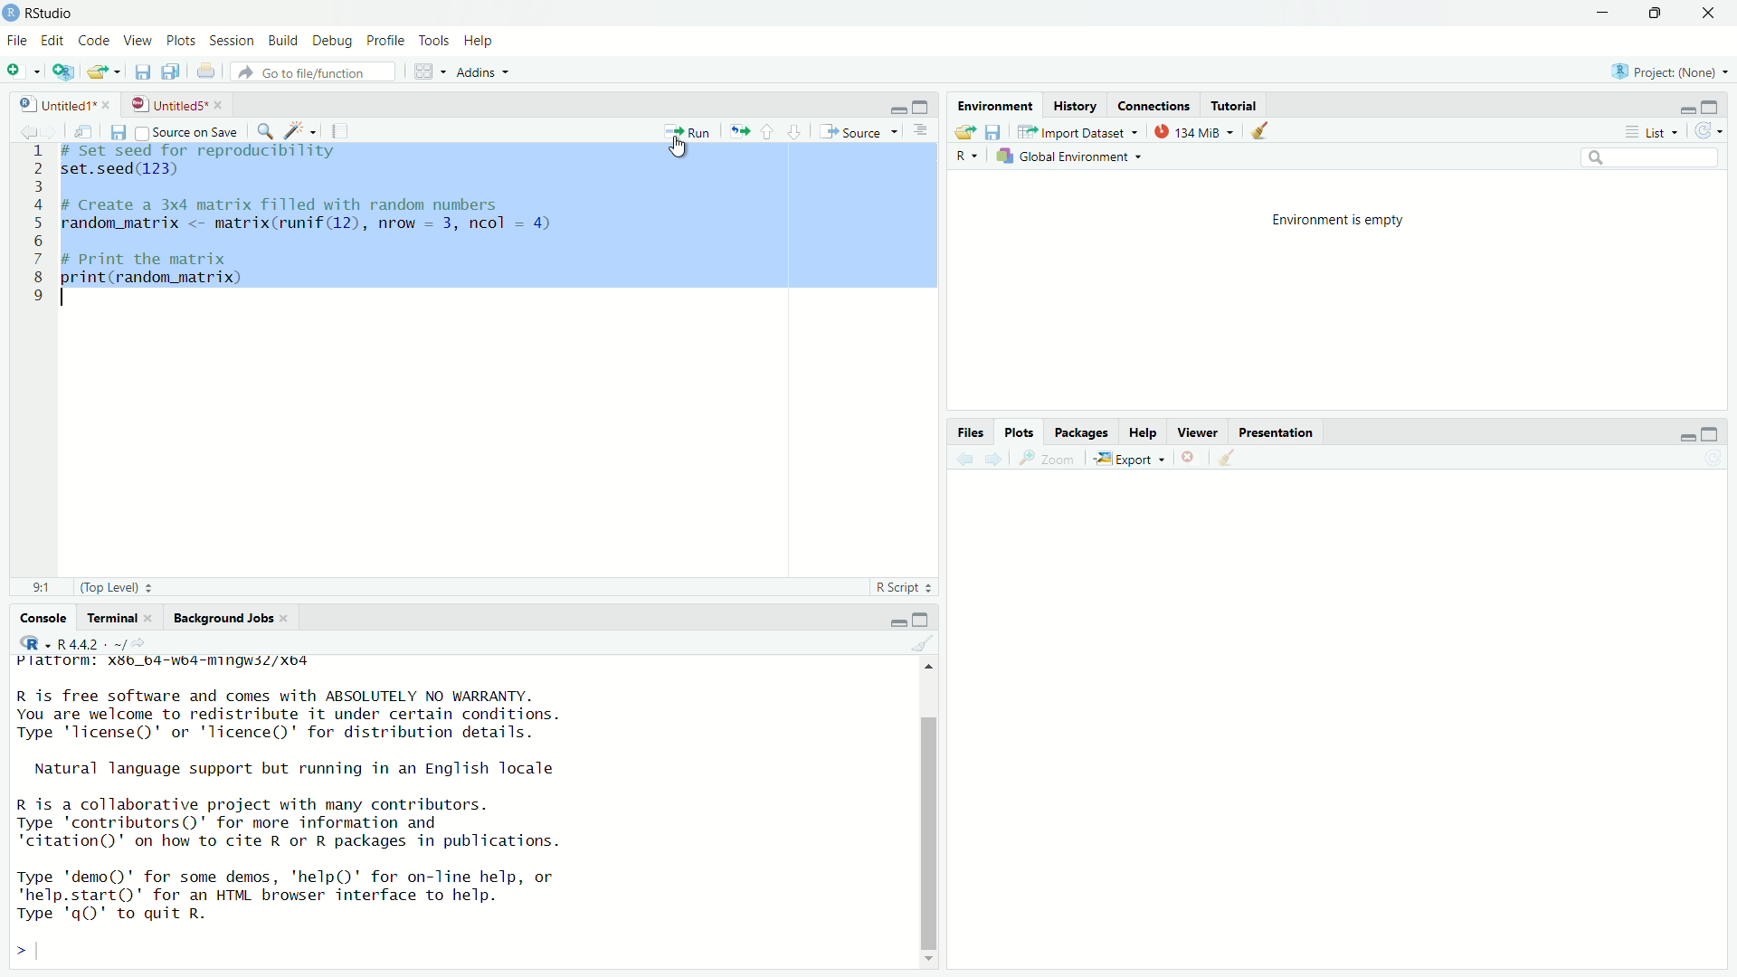 The width and height of the screenshot is (1737, 977). Describe the element at coordinates (206, 71) in the screenshot. I see `print` at that location.